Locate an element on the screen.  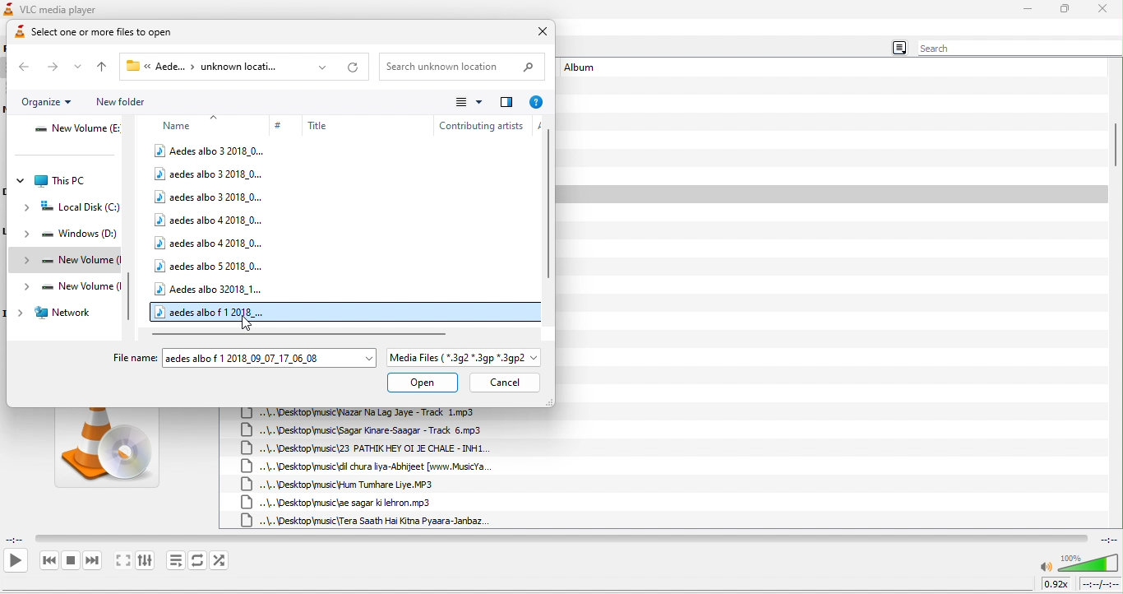
windows (D:) is located at coordinates (69, 236).